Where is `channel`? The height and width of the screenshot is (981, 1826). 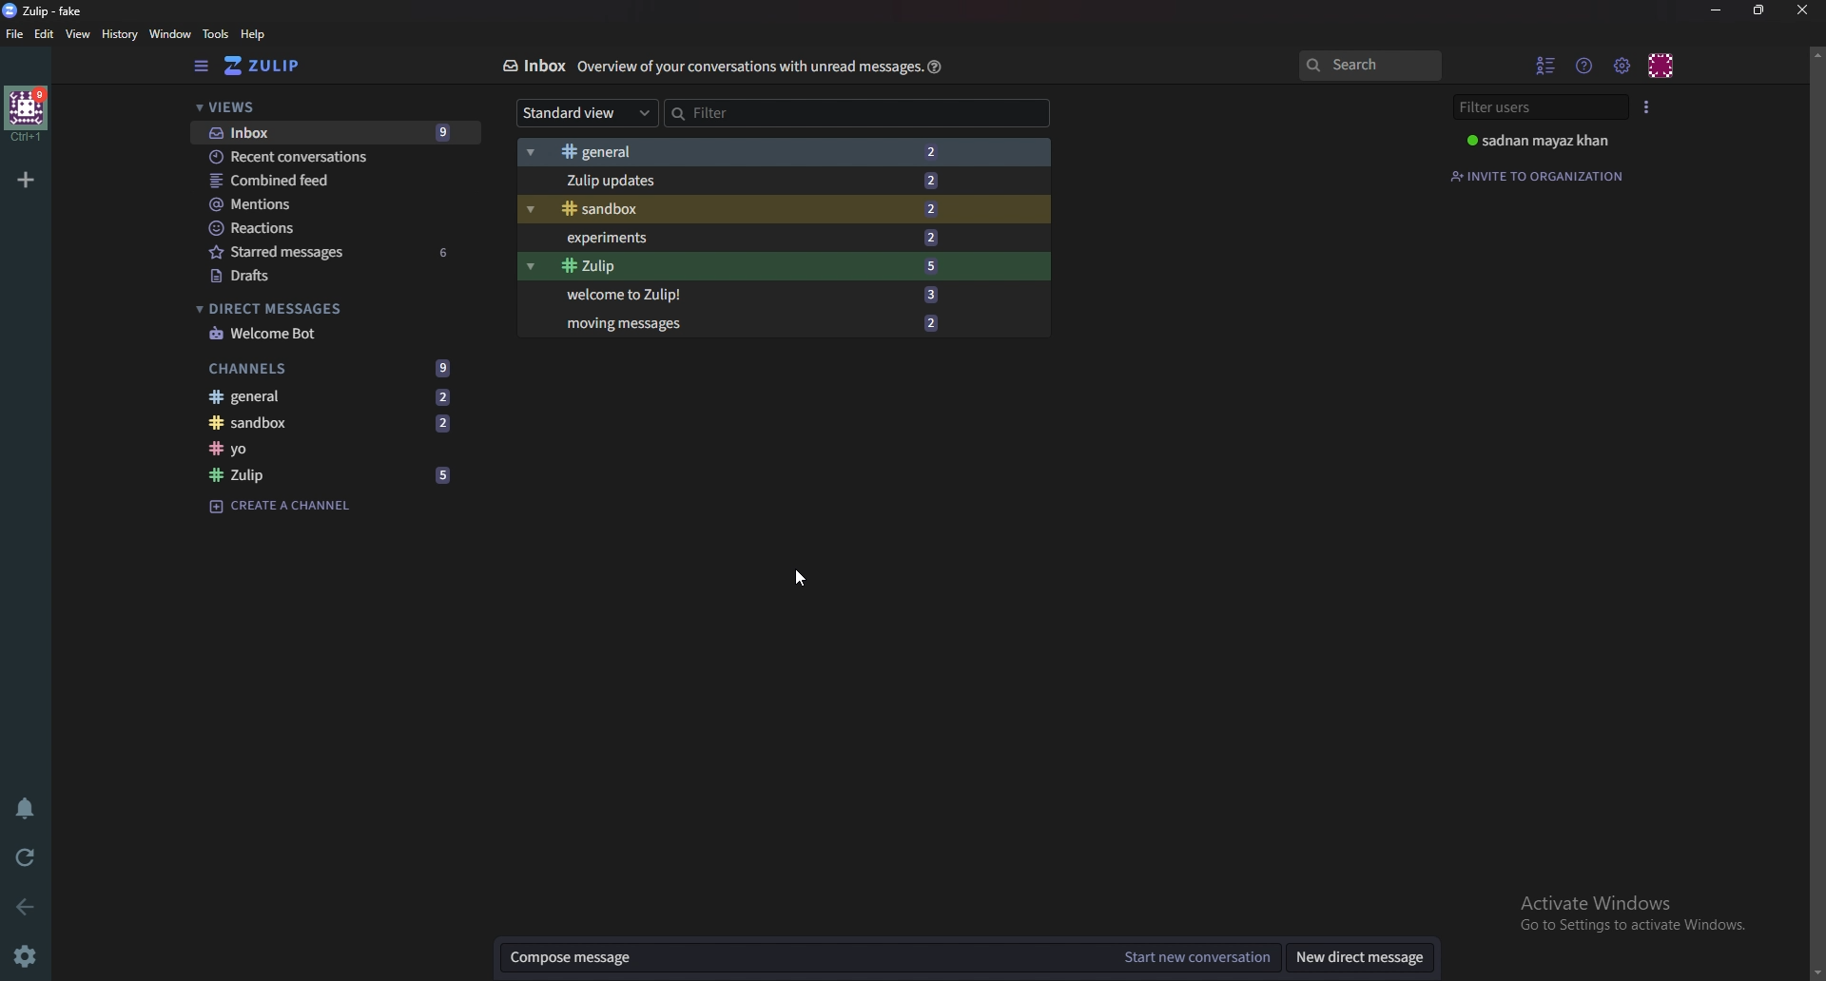 channel is located at coordinates (339, 447).